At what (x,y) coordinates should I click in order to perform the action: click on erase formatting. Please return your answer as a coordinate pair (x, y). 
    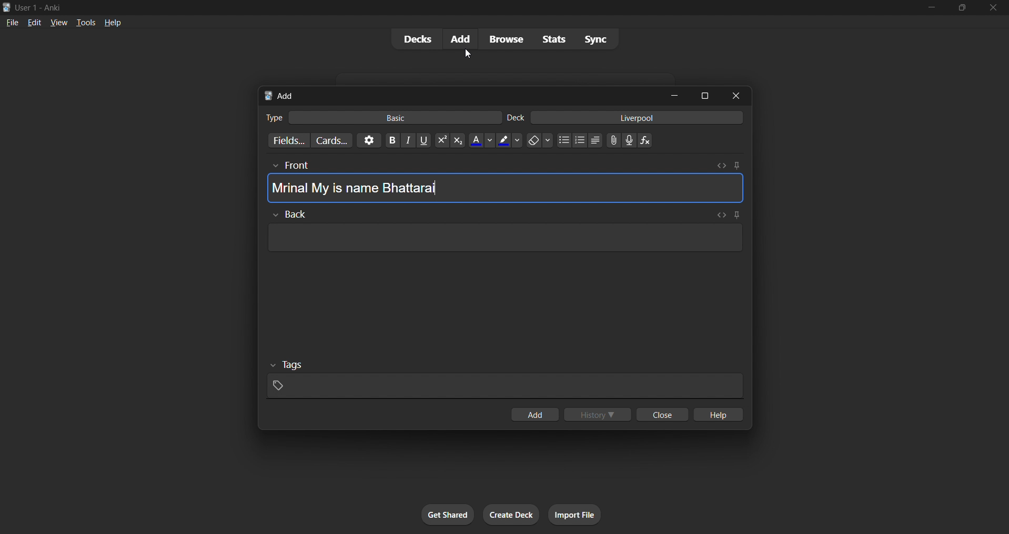
    Looking at the image, I should click on (536, 141).